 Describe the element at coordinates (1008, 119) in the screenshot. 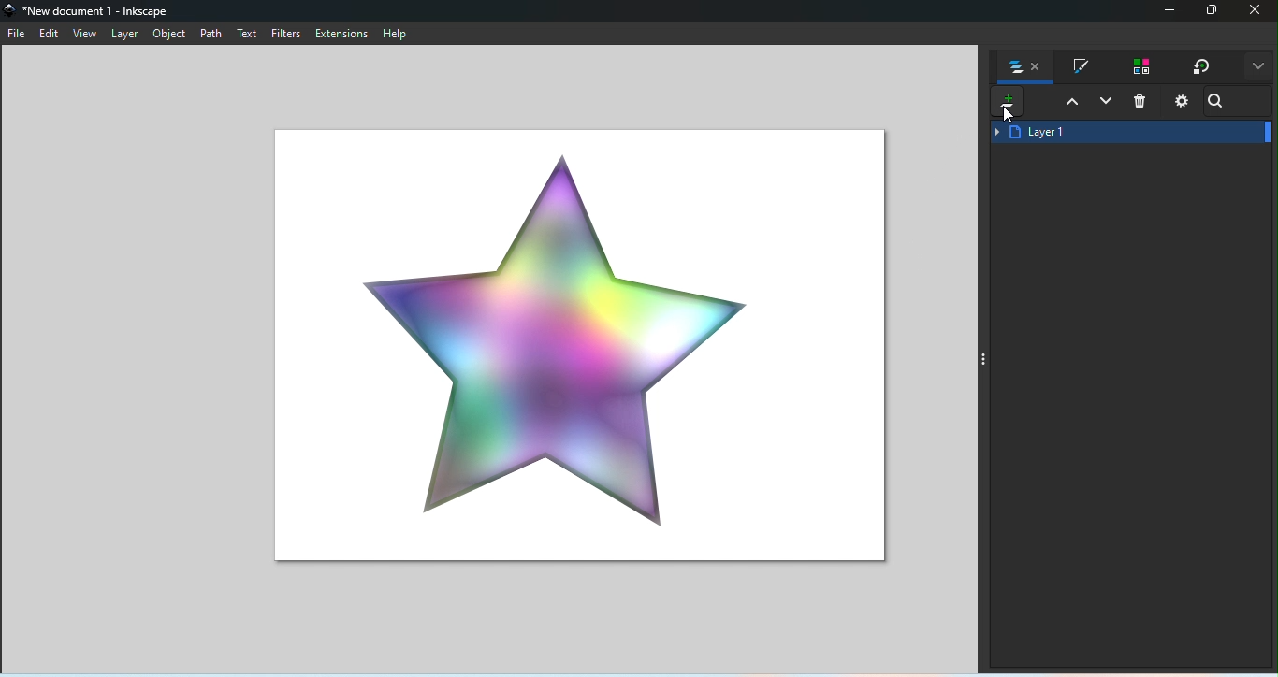

I see `cursor` at that location.